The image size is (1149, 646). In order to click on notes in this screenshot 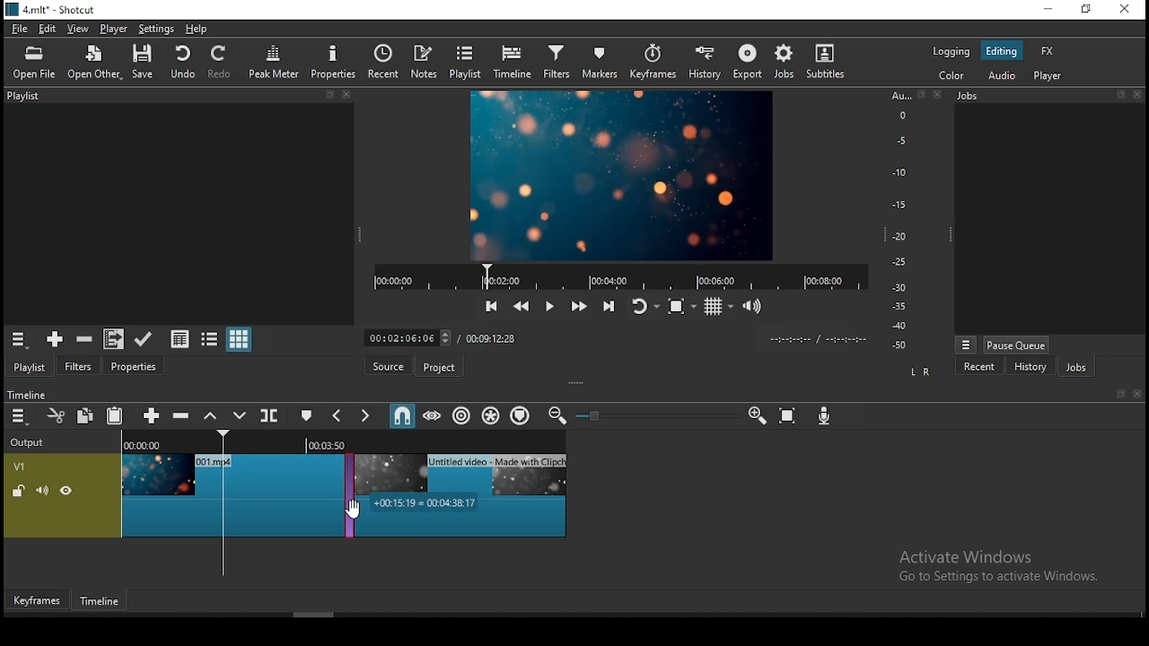, I will do `click(425, 61)`.